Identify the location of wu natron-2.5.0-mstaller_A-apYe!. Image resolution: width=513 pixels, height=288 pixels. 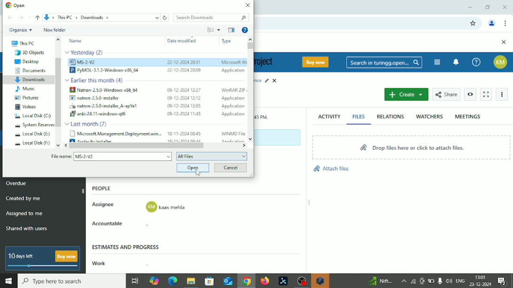
(106, 106).